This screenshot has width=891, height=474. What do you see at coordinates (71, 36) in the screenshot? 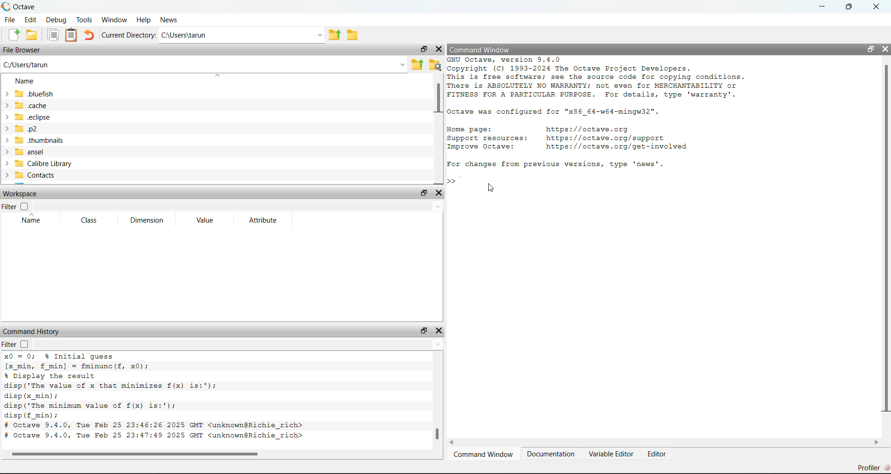
I see `Paste` at bounding box center [71, 36].